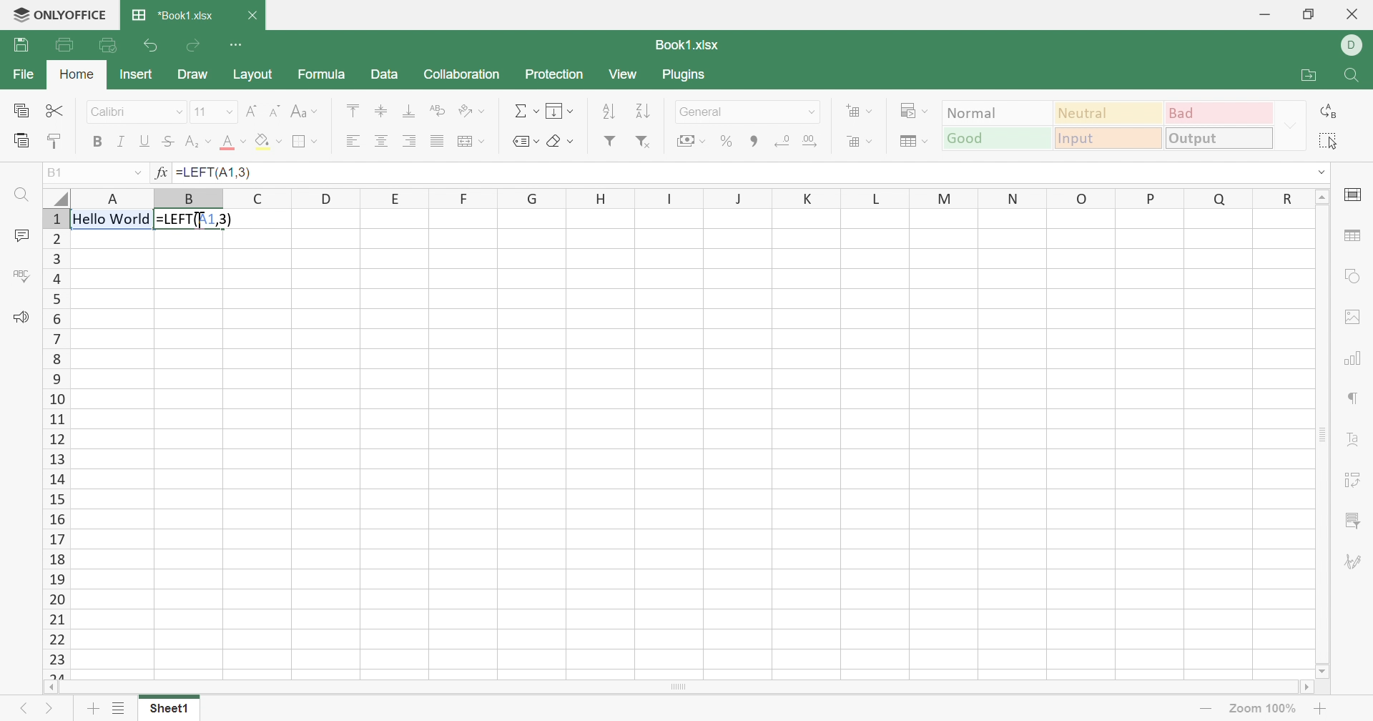 The image size is (1373, 721). Describe the element at coordinates (437, 110) in the screenshot. I see `Wrap text` at that location.